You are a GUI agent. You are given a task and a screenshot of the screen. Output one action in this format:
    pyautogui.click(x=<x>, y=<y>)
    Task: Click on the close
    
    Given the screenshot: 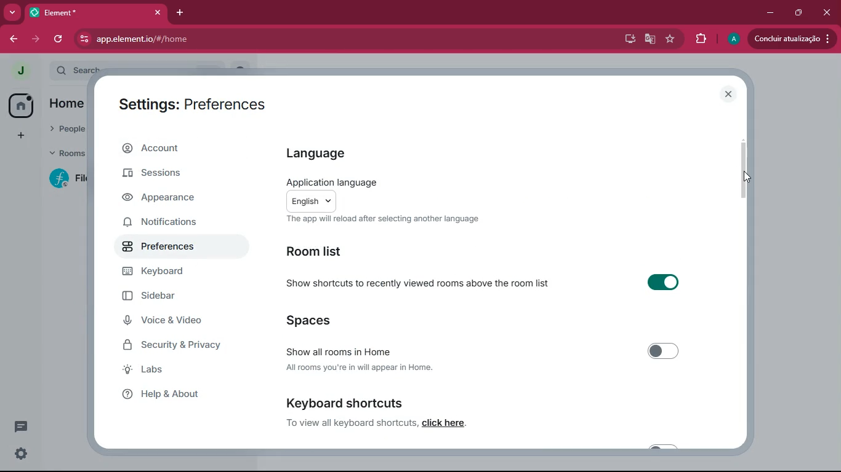 What is the action you would take?
    pyautogui.click(x=827, y=13)
    